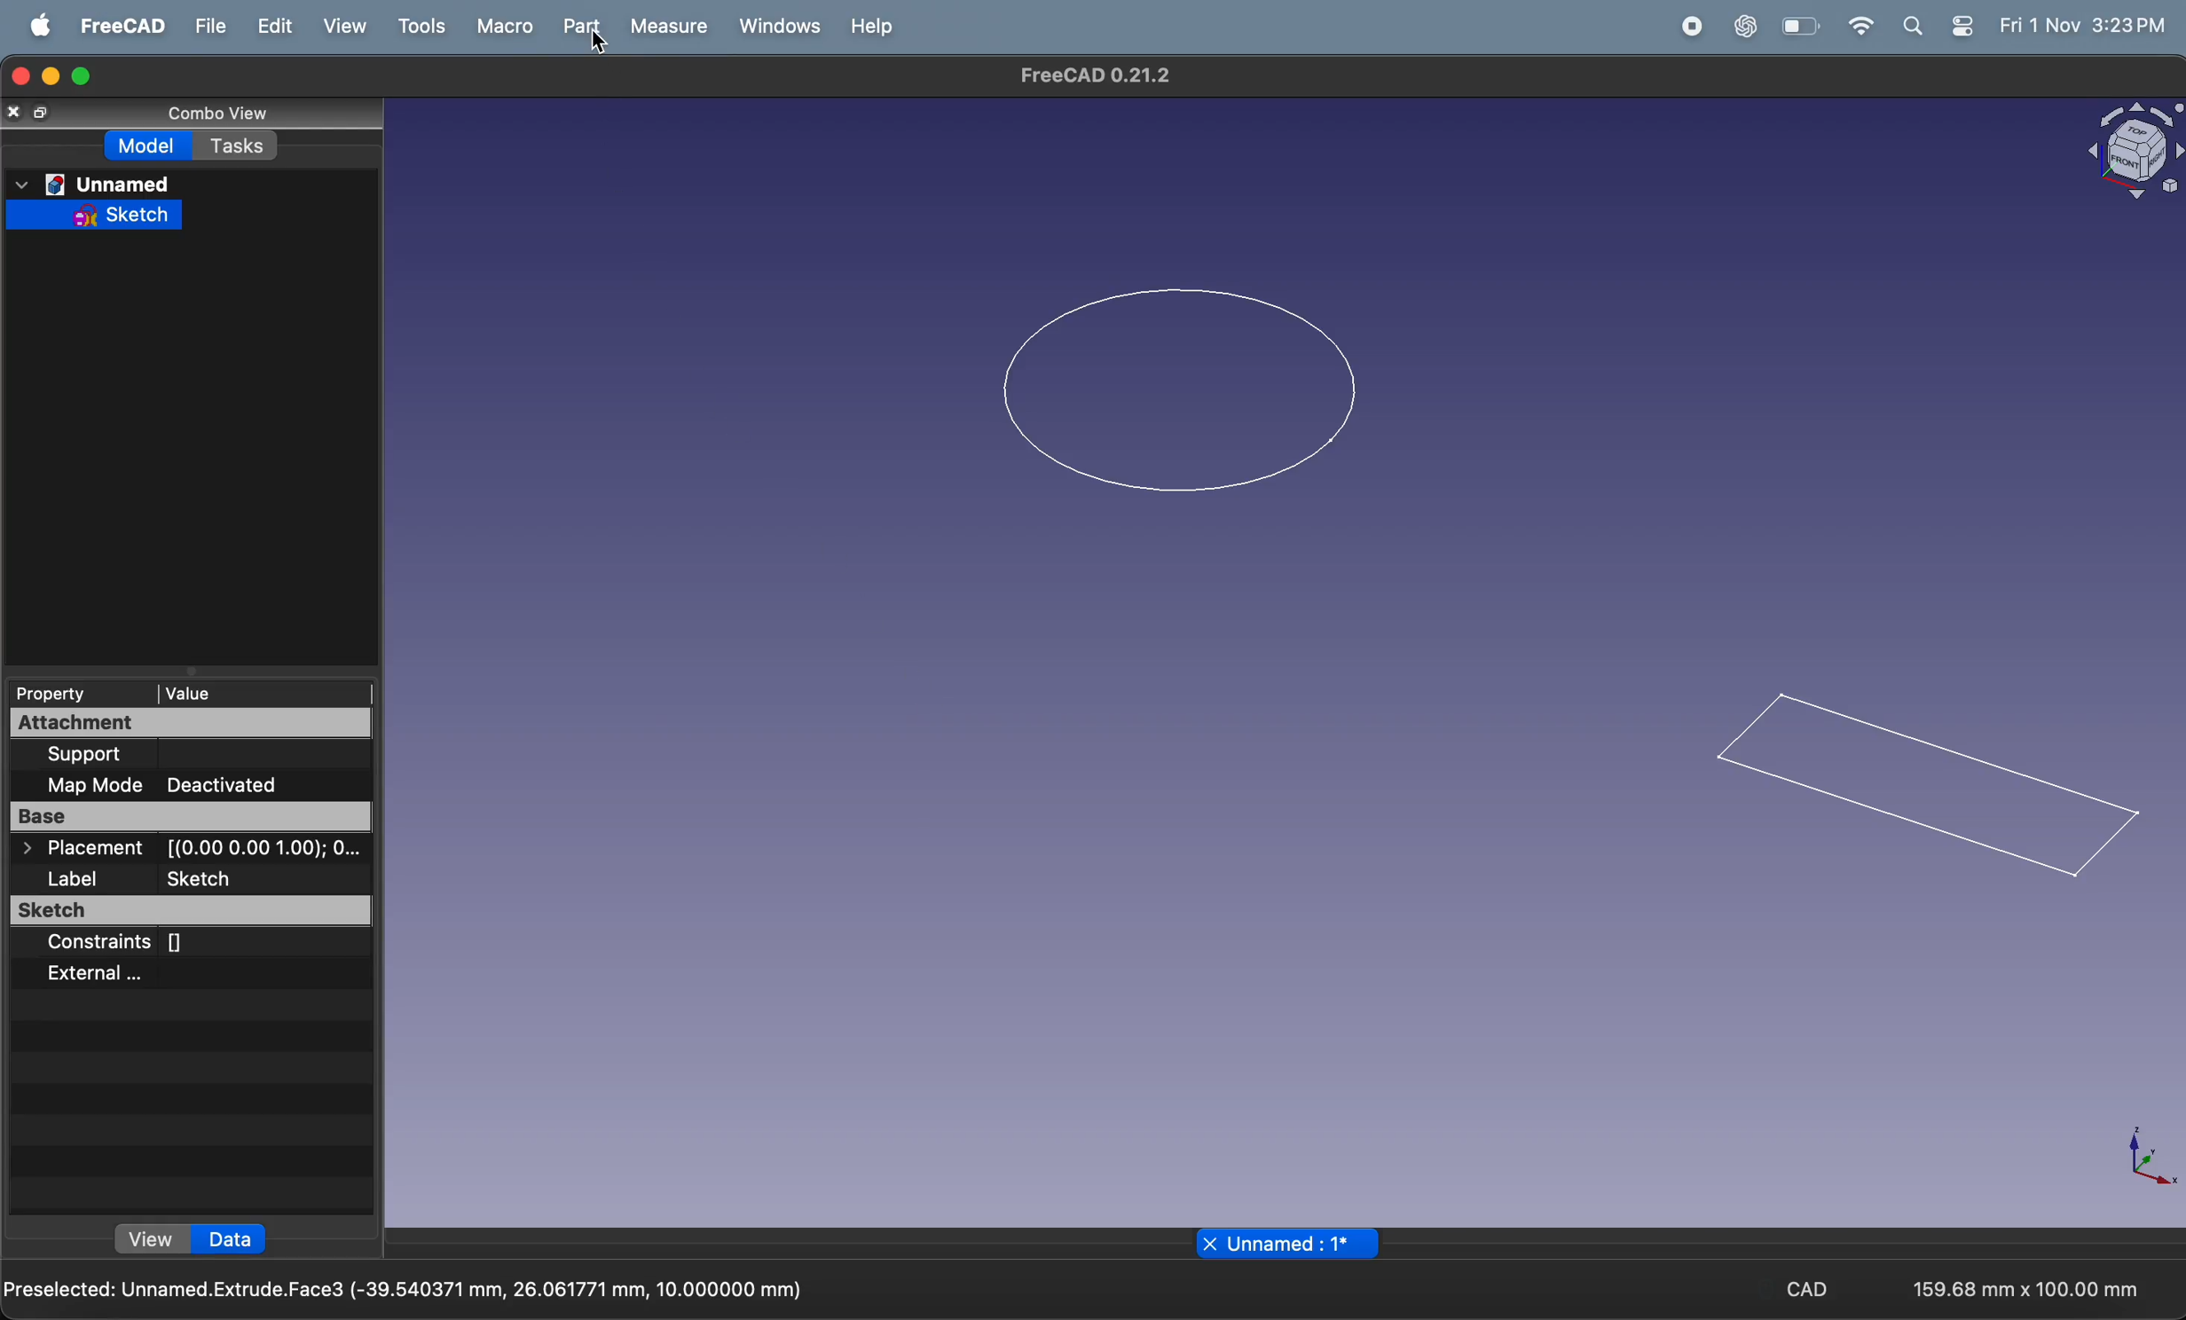 Image resolution: width=2186 pixels, height=1320 pixels. What do you see at coordinates (343, 26) in the screenshot?
I see `View` at bounding box center [343, 26].